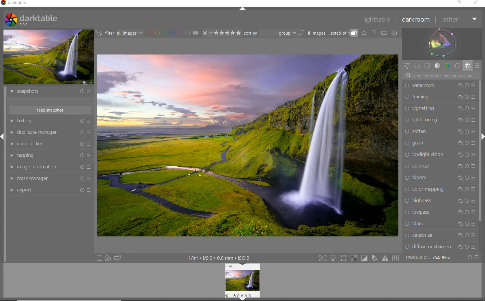  I want to click on lighttable, so click(378, 20).